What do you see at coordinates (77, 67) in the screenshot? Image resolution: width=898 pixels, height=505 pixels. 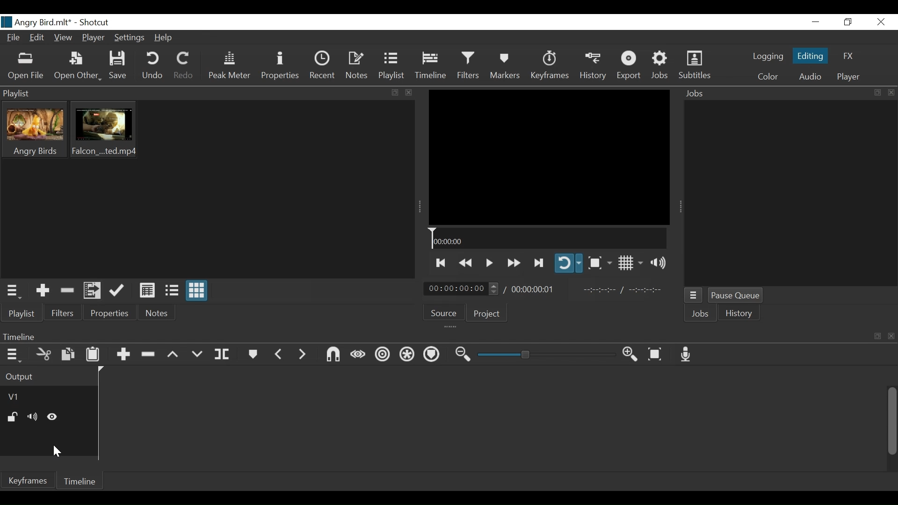 I see `Open Other` at bounding box center [77, 67].